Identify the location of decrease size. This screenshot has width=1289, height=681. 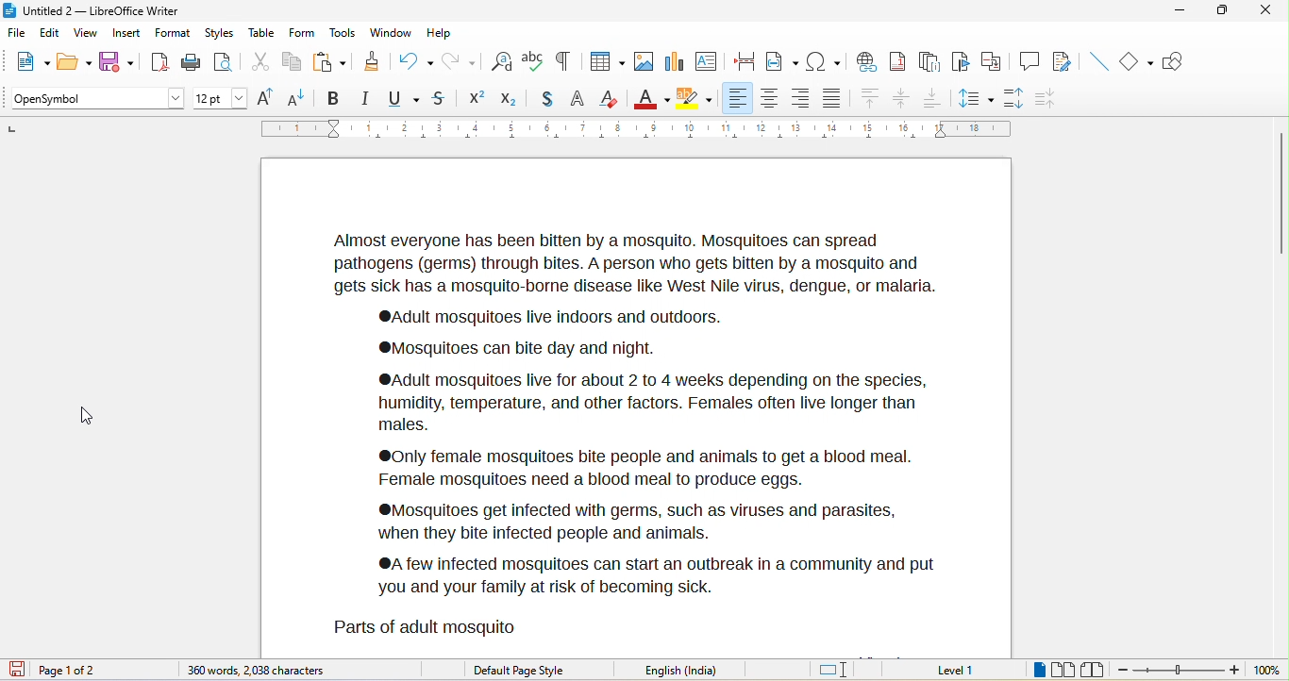
(297, 97).